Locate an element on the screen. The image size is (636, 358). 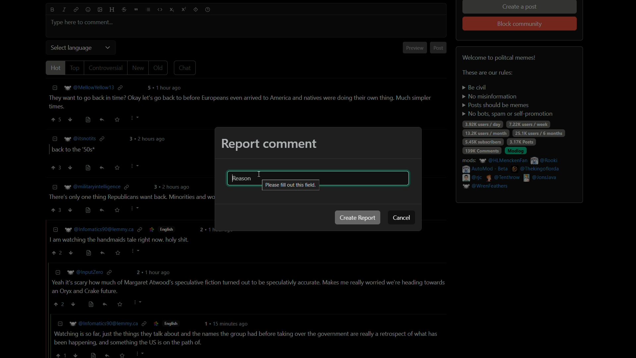
cursor is located at coordinates (260, 174).